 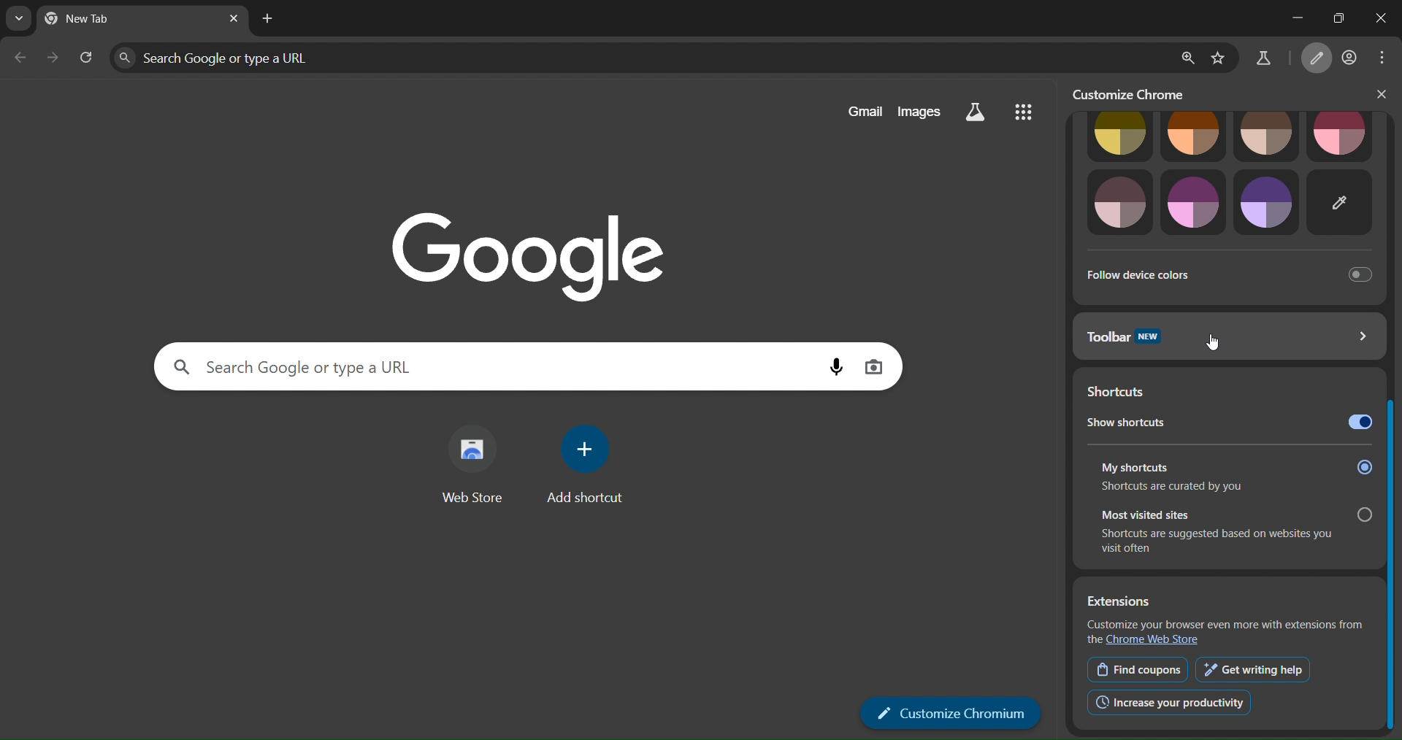 What do you see at coordinates (1221, 609) in the screenshot?
I see `Extensions Customize your browser even more with extensions from` at bounding box center [1221, 609].